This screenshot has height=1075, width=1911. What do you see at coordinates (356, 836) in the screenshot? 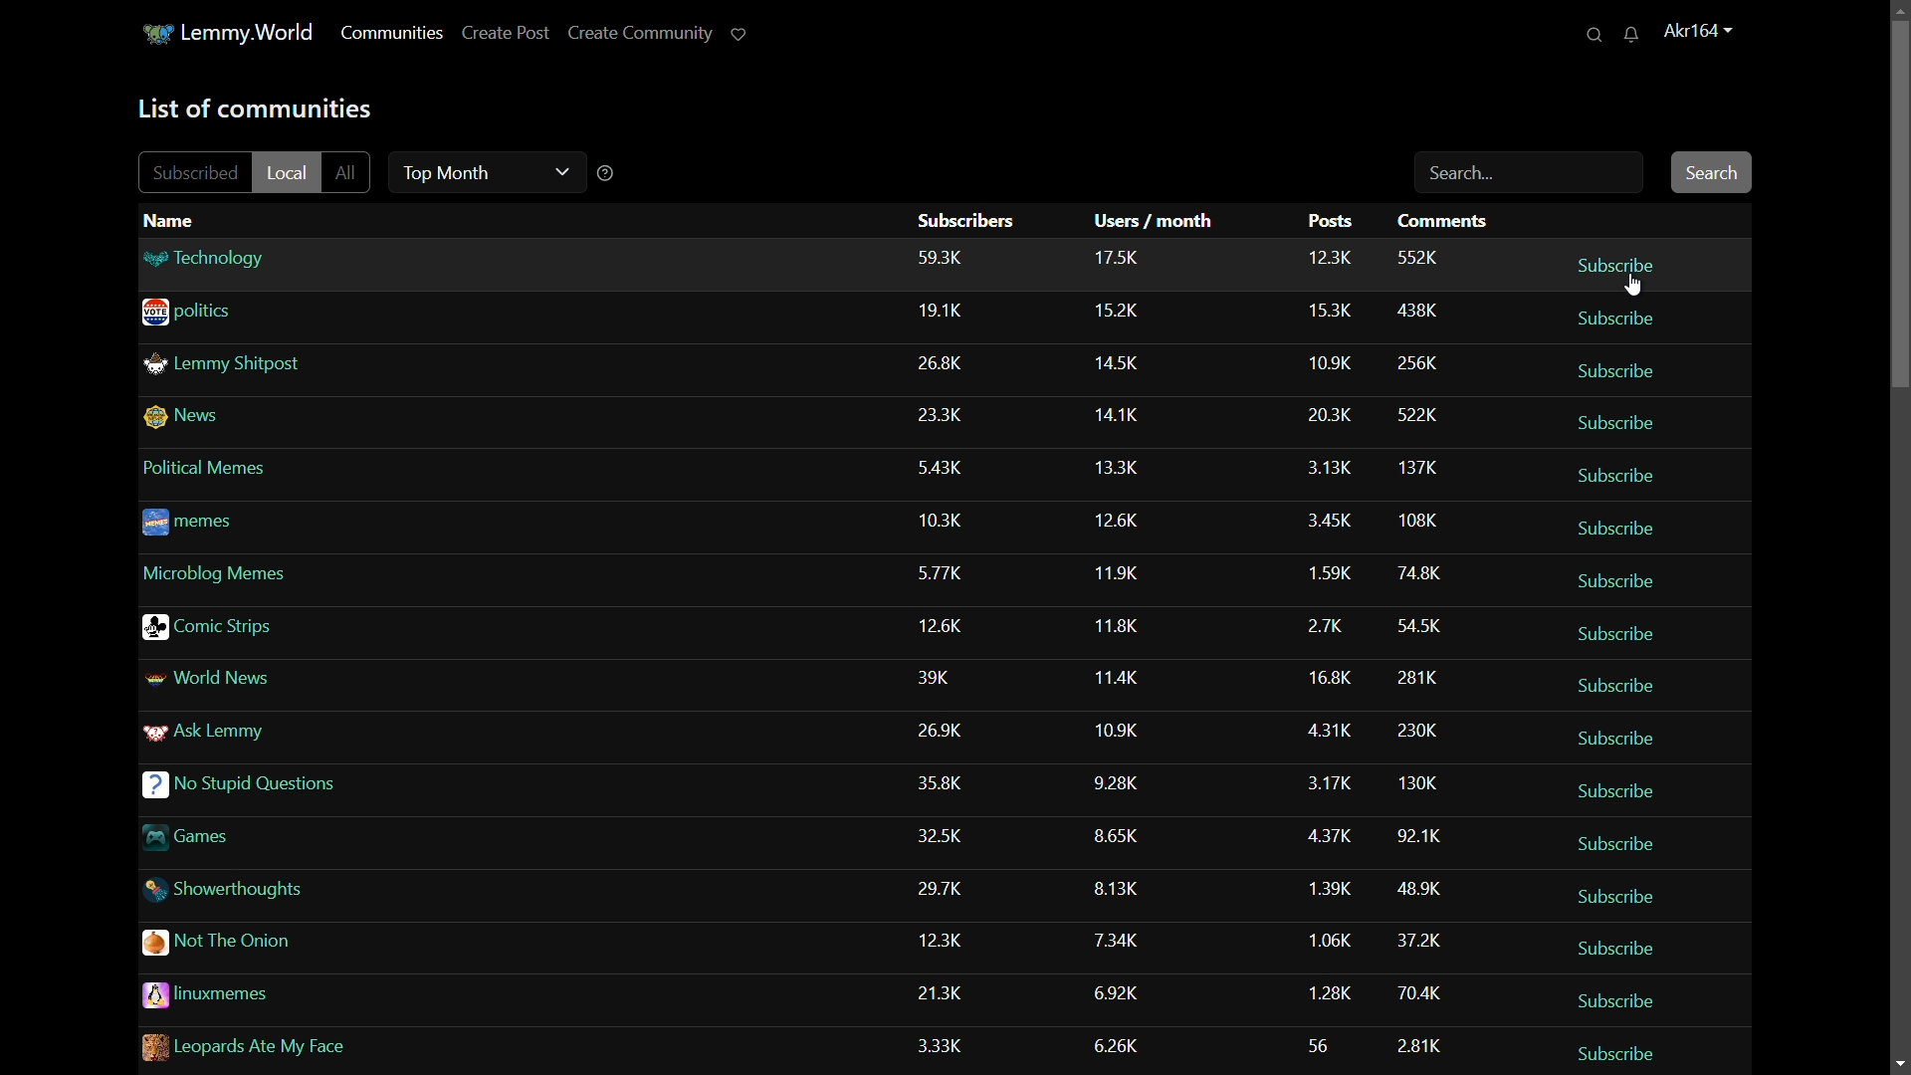
I see `` at bounding box center [356, 836].